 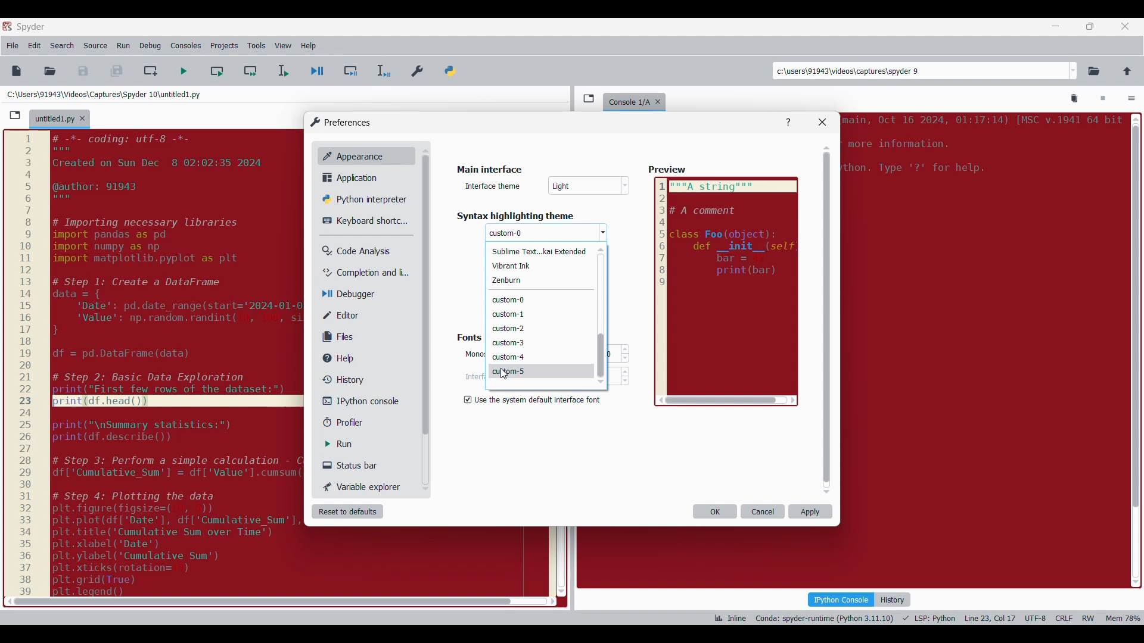 I want to click on History, so click(x=341, y=379).